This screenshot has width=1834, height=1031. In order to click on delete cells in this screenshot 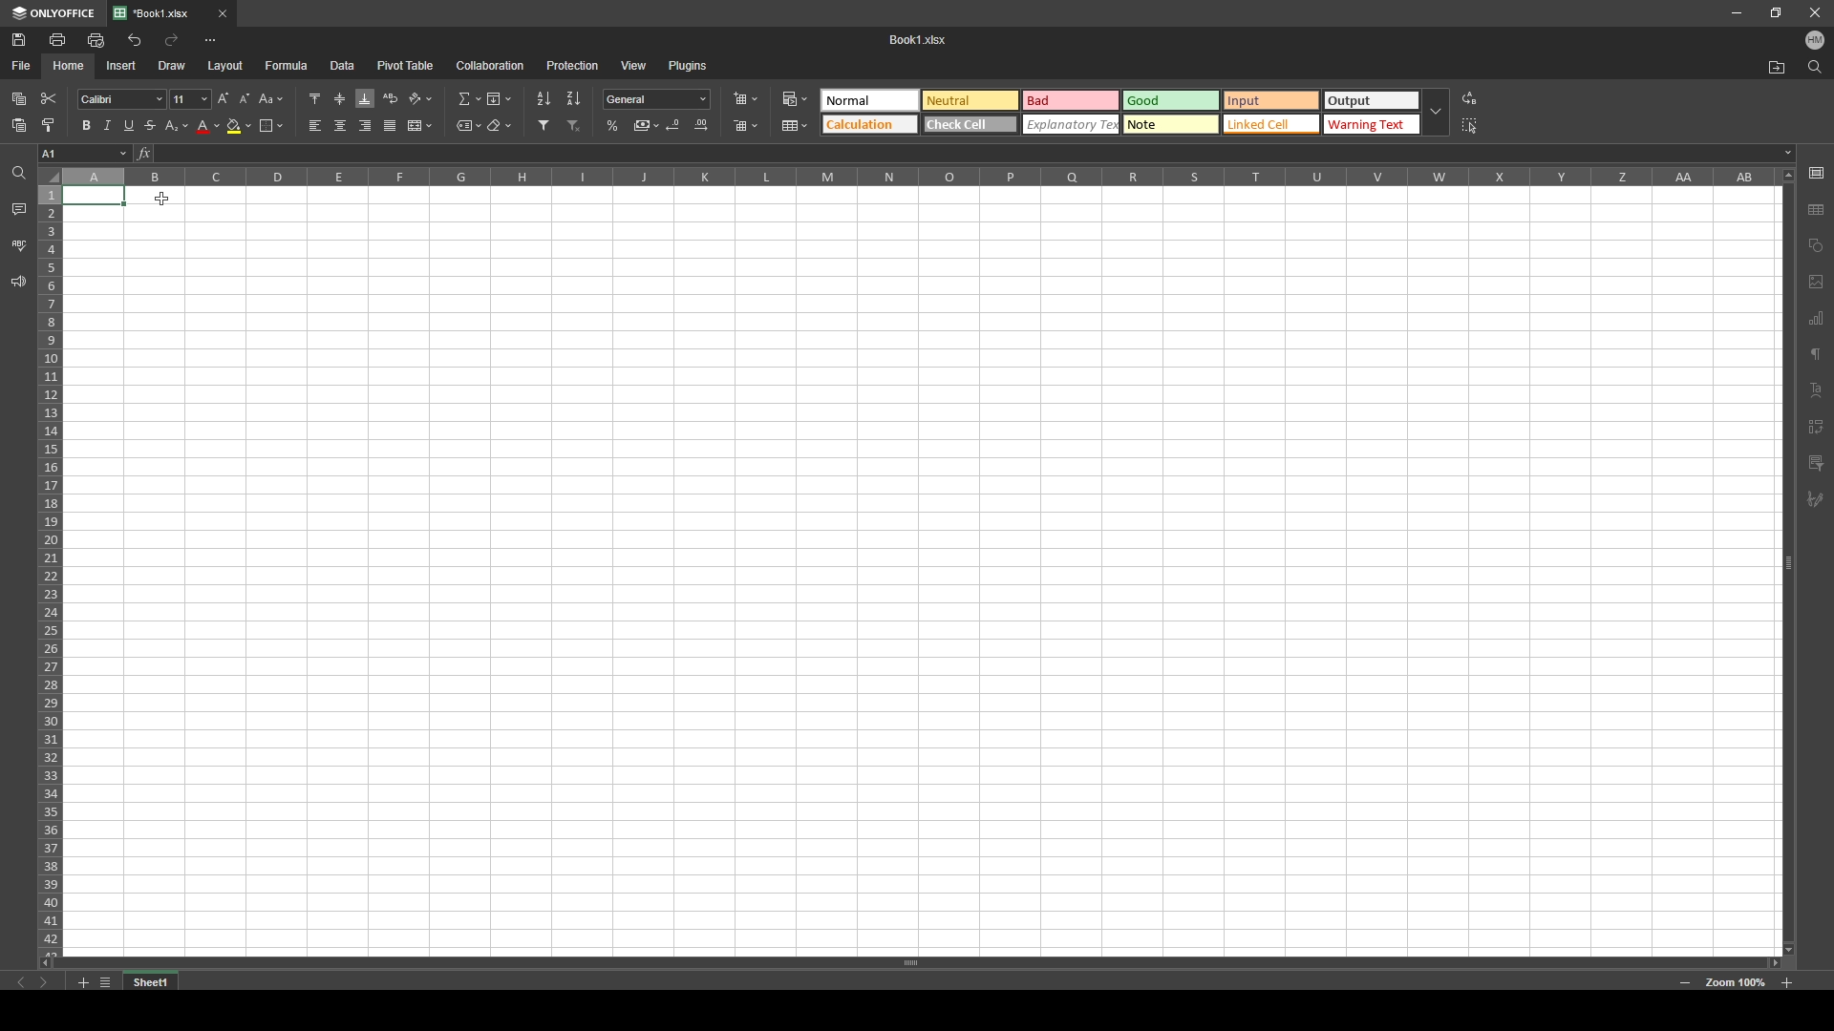, I will do `click(746, 124)`.